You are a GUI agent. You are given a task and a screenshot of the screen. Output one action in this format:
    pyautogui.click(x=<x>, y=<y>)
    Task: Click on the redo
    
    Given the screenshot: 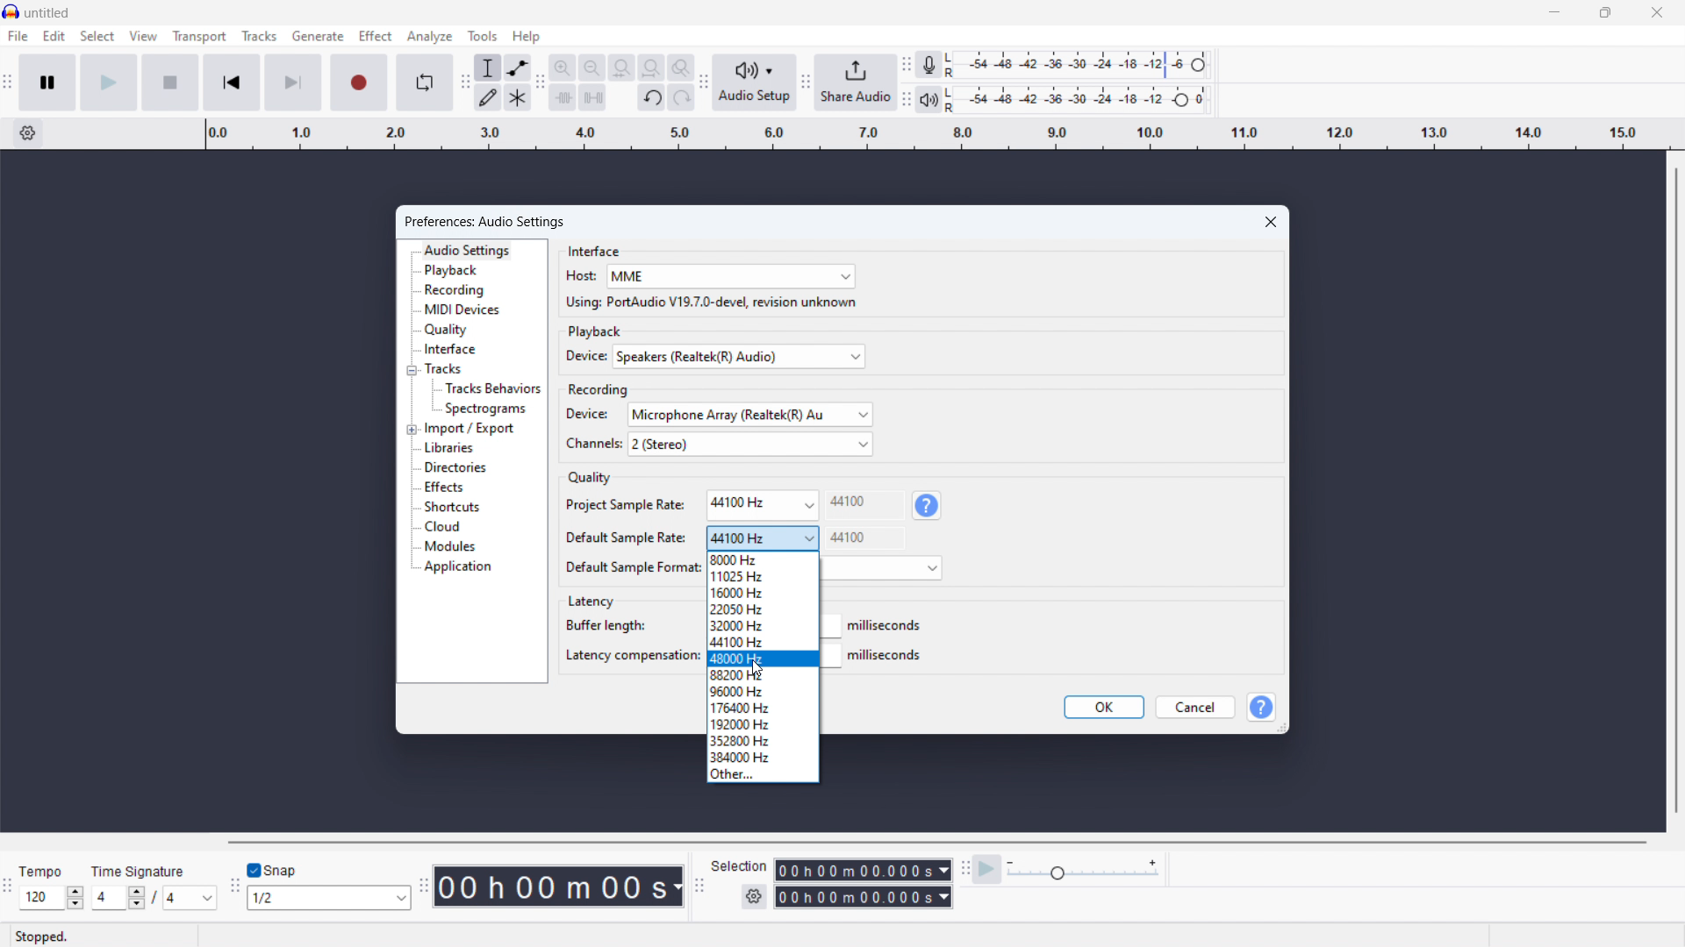 What is the action you would take?
    pyautogui.click(x=681, y=97)
    